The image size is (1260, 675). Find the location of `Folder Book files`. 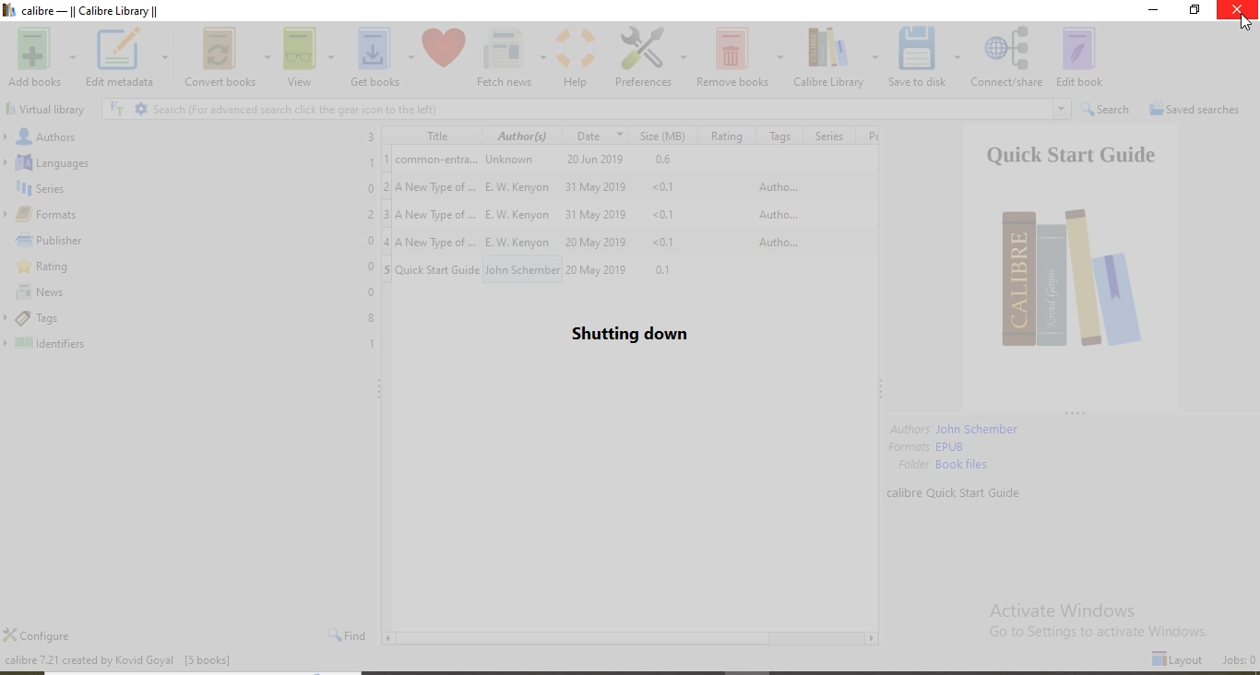

Folder Book files is located at coordinates (944, 465).